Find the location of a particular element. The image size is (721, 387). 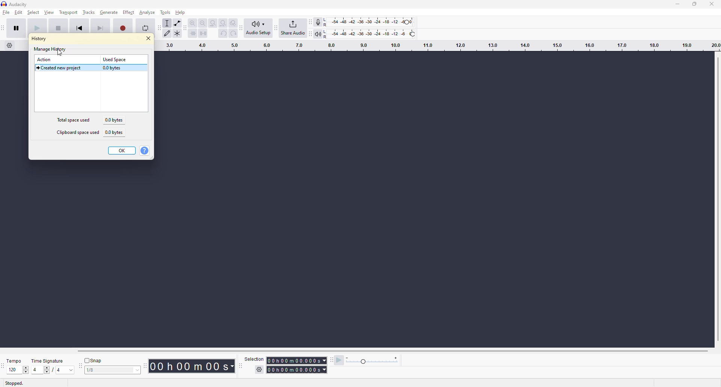

zoom in is located at coordinates (193, 23).